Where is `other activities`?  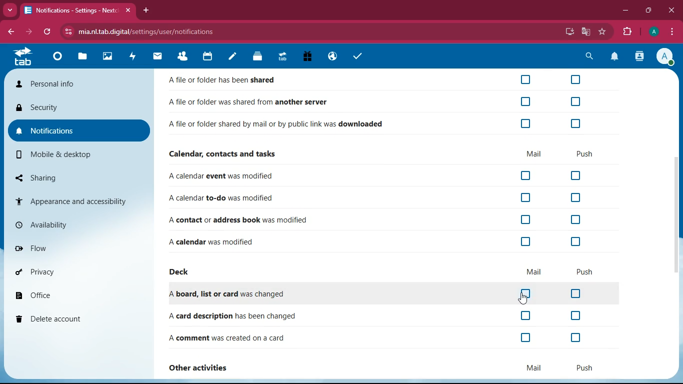
other activities is located at coordinates (203, 366).